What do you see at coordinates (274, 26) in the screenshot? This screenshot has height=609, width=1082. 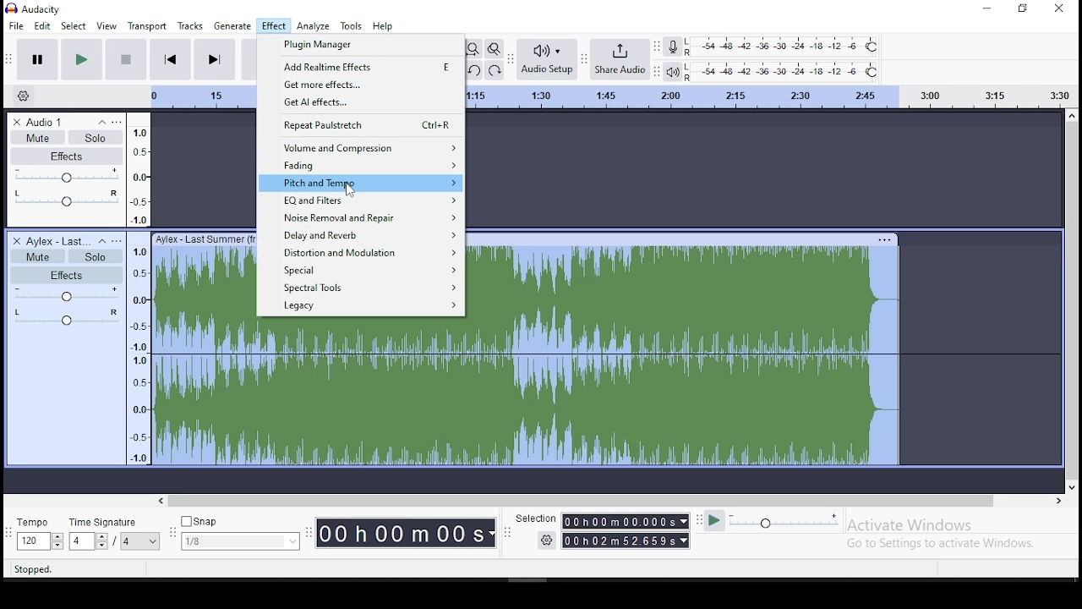 I see `effect` at bounding box center [274, 26].